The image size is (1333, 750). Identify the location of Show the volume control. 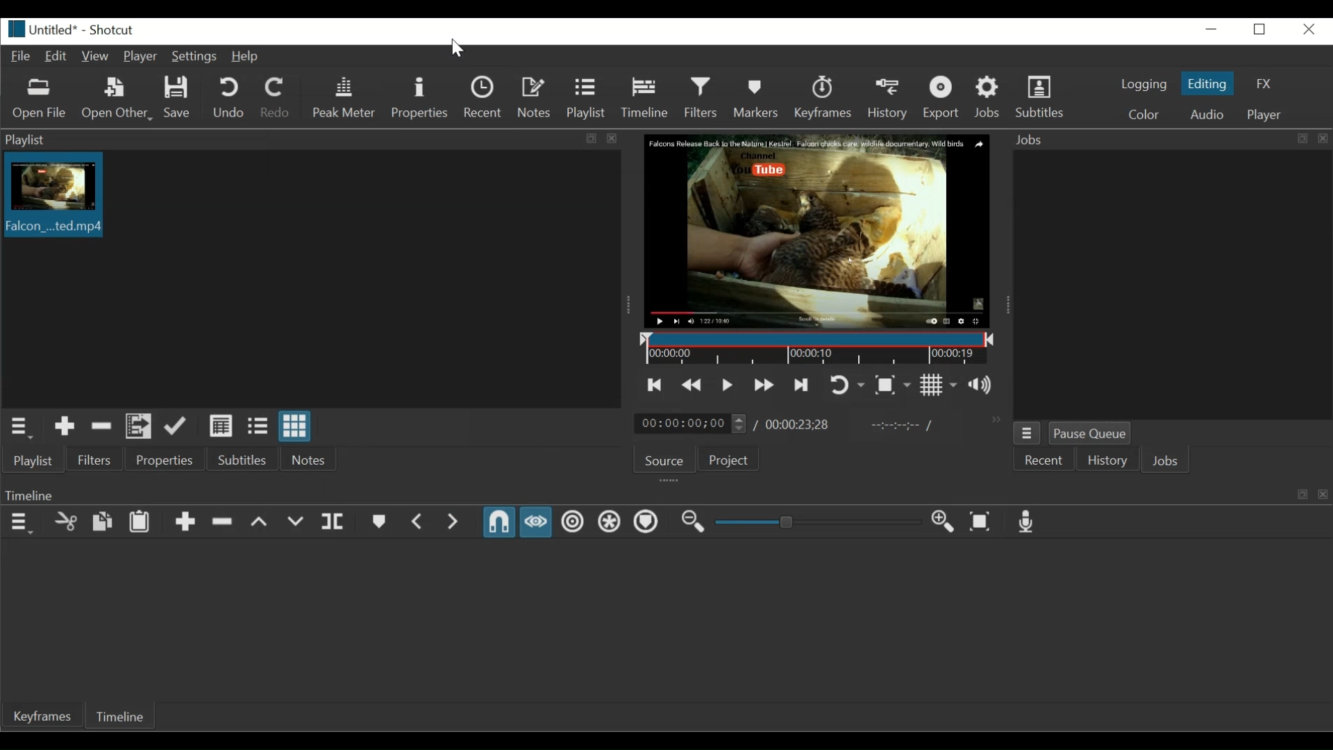
(984, 383).